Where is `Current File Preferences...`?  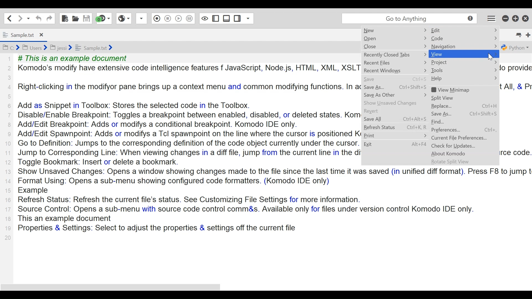 Current File Preferences... is located at coordinates (461, 138).